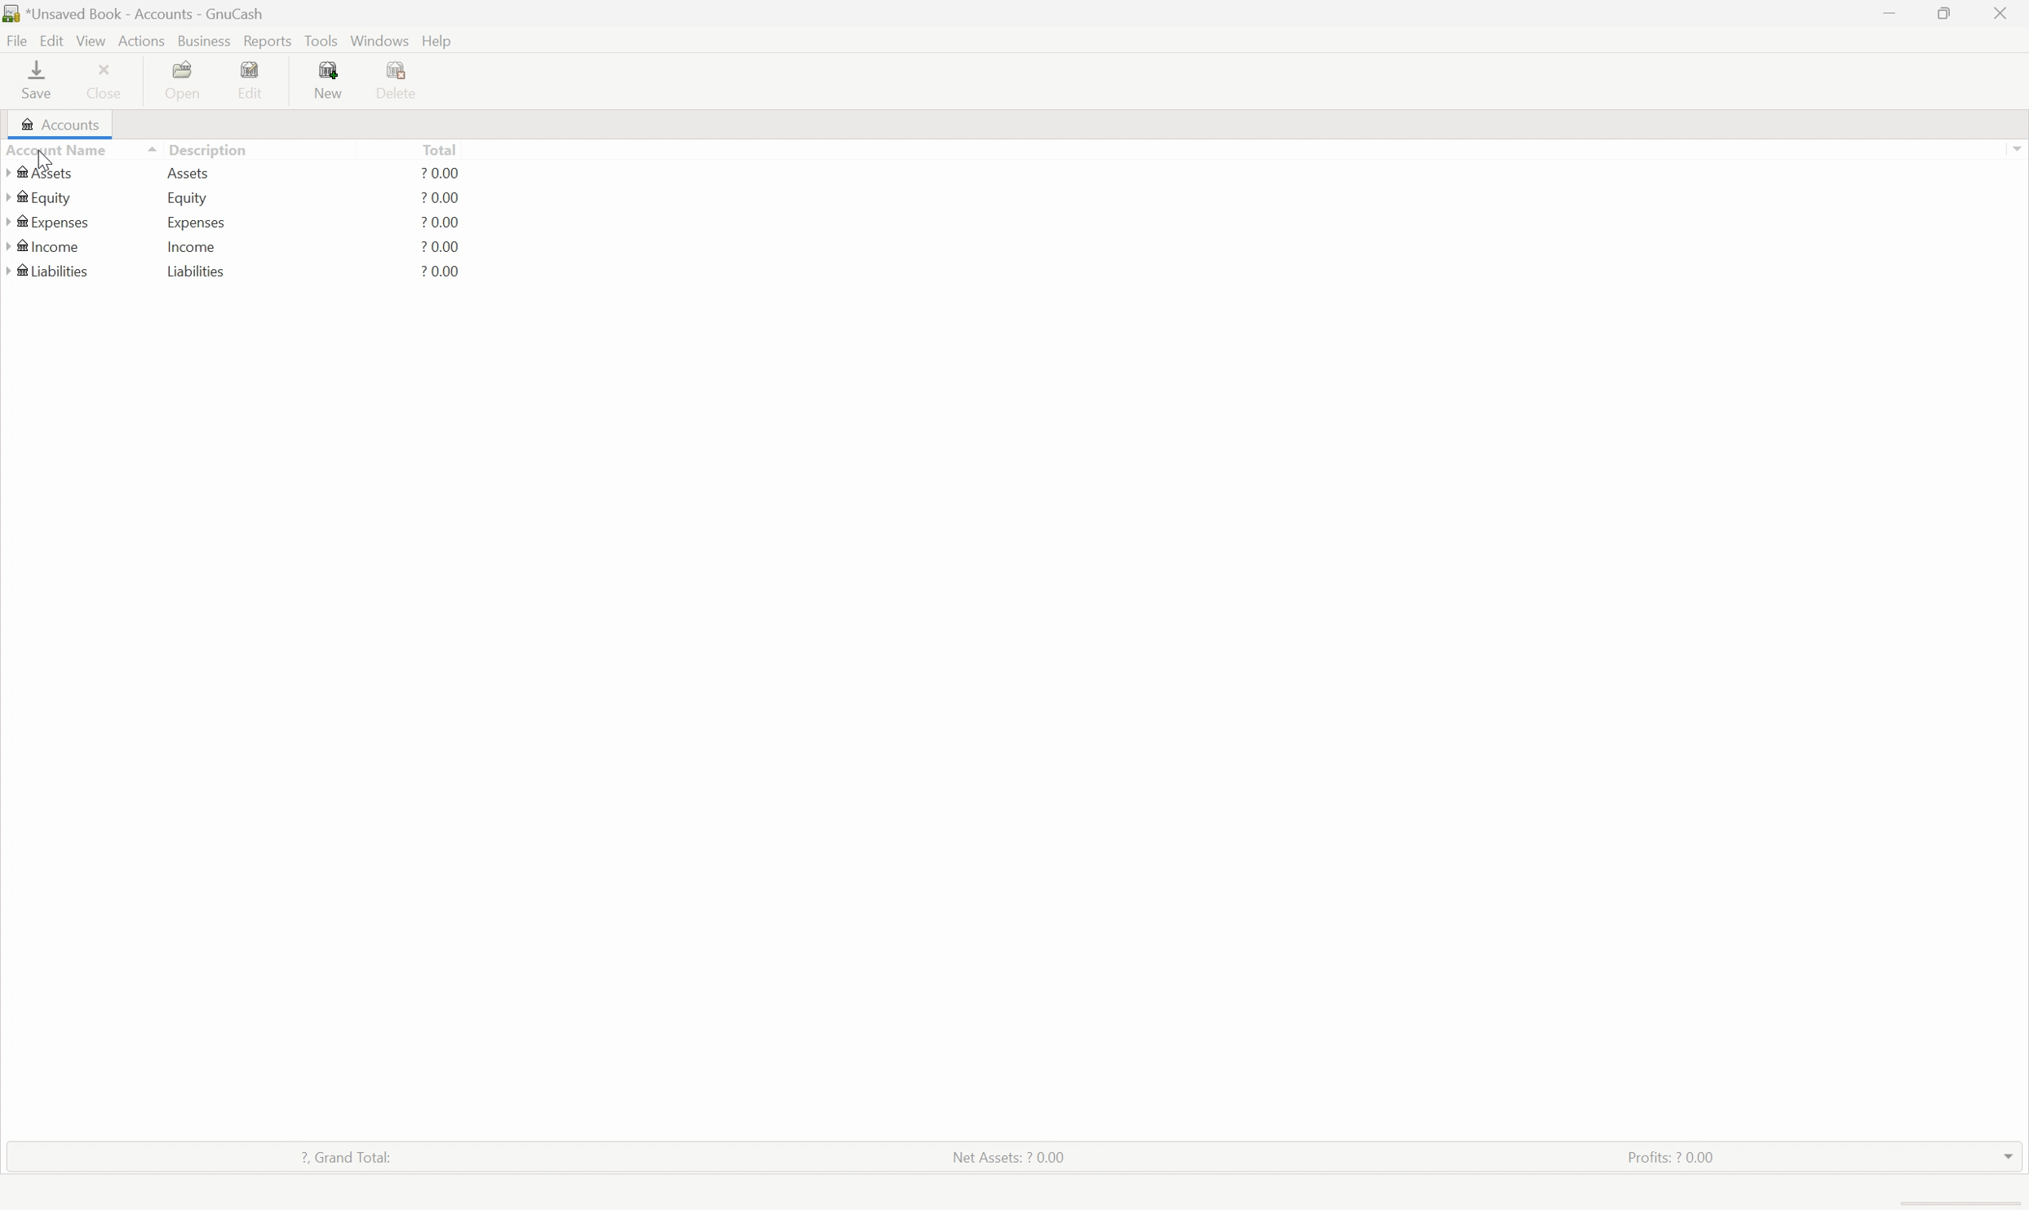 This screenshot has height=1210, width=2029. Describe the element at coordinates (441, 171) in the screenshot. I see `? 0.00` at that location.